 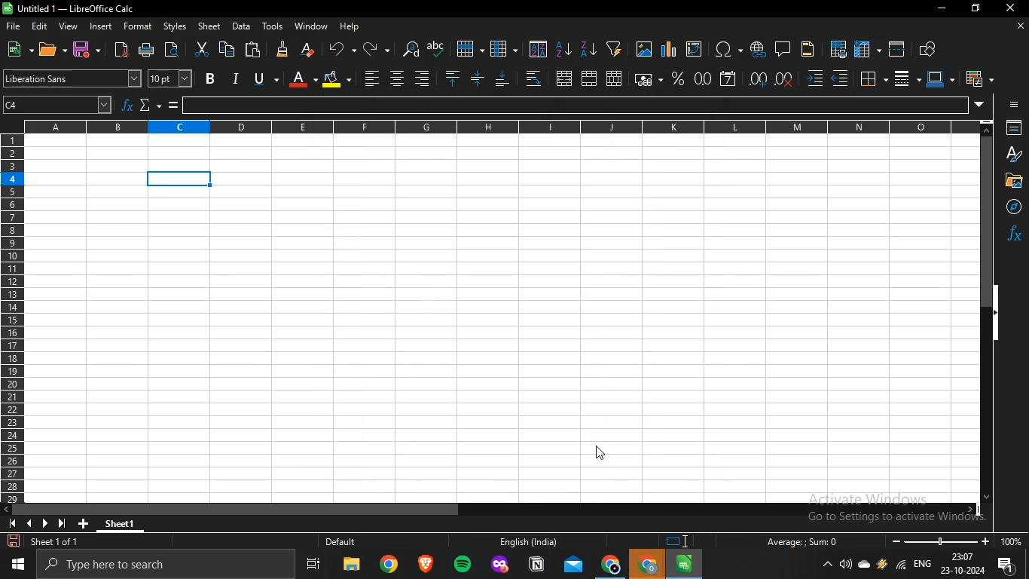 What do you see at coordinates (211, 78) in the screenshot?
I see `bold` at bounding box center [211, 78].